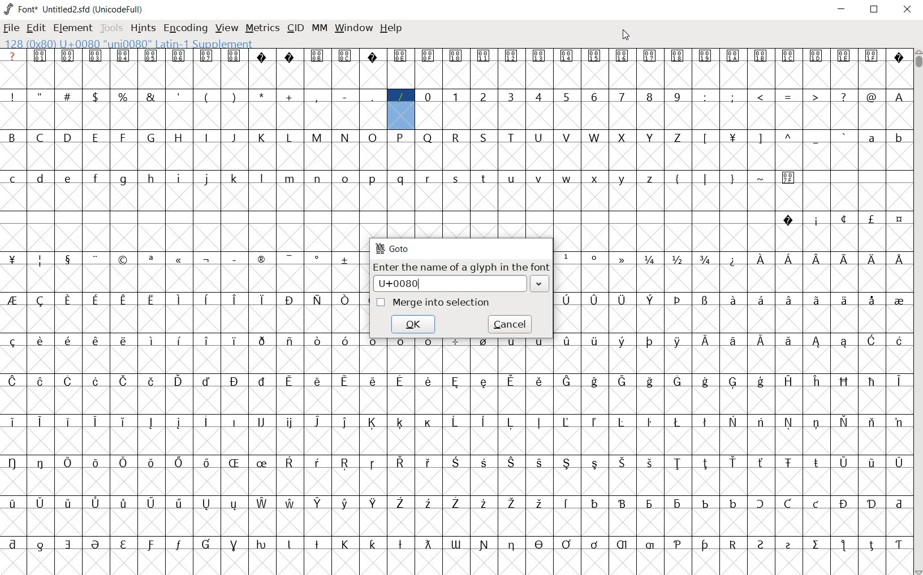 Image resolution: width=923 pixels, height=575 pixels. Describe the element at coordinates (206, 463) in the screenshot. I see `glyph` at that location.